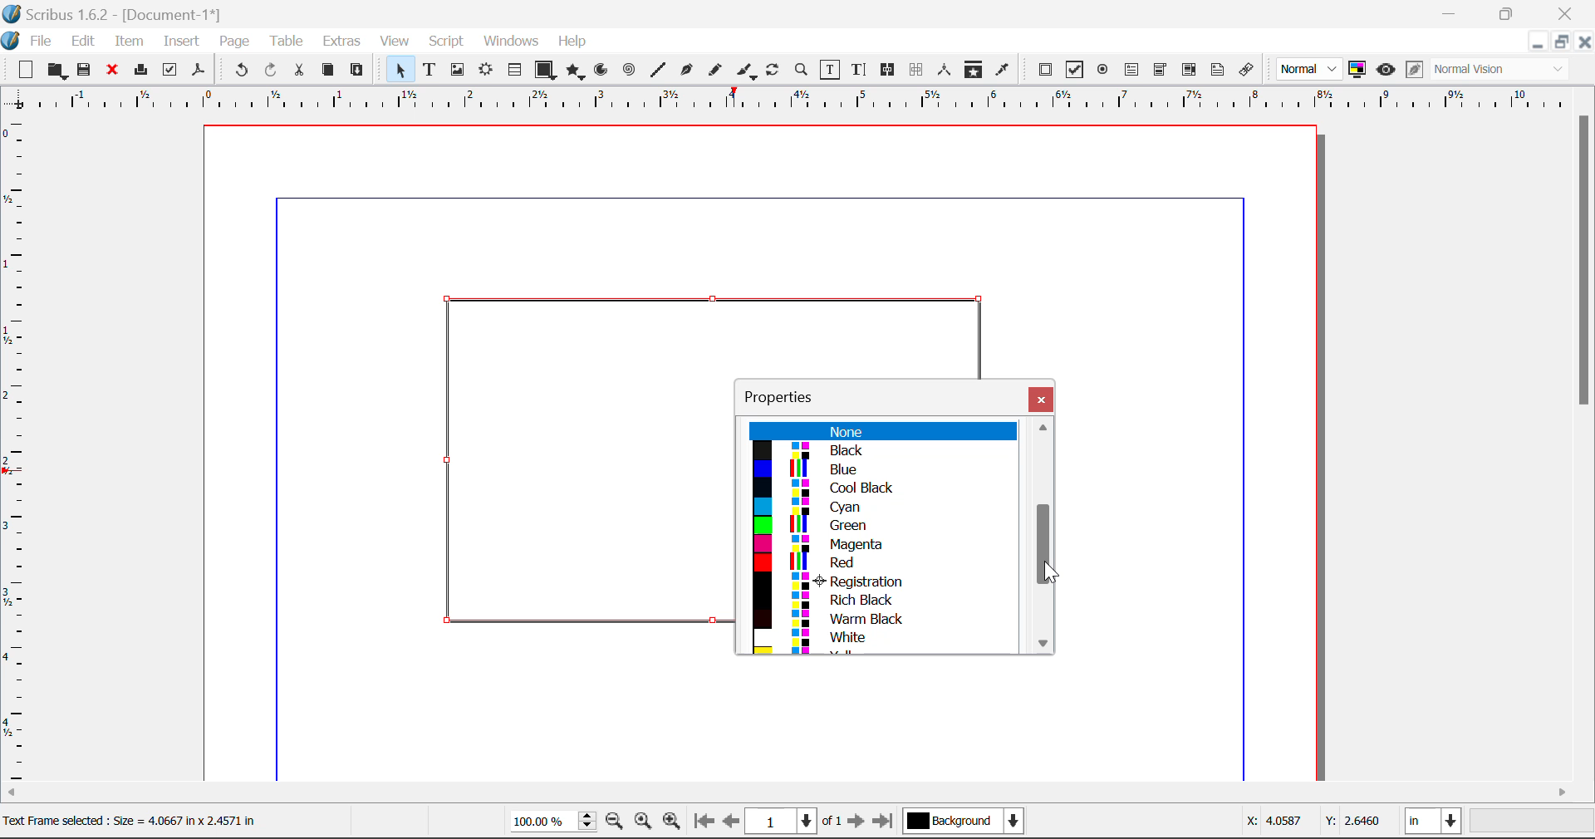 The width and height of the screenshot is (1595, 839). What do you see at coordinates (858, 71) in the screenshot?
I see `Edit Text With Story Editor` at bounding box center [858, 71].